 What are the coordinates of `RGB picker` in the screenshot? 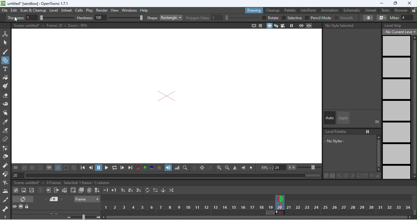 It's located at (6, 130).